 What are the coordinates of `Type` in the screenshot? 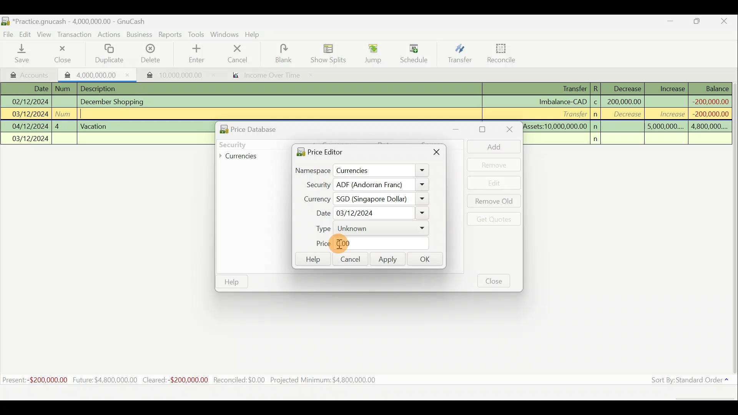 It's located at (367, 229).